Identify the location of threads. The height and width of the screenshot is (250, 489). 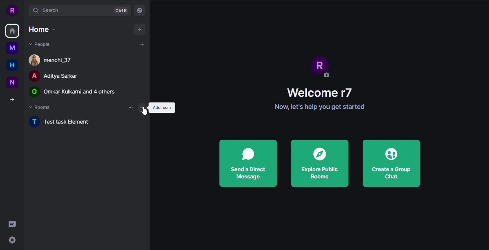
(14, 224).